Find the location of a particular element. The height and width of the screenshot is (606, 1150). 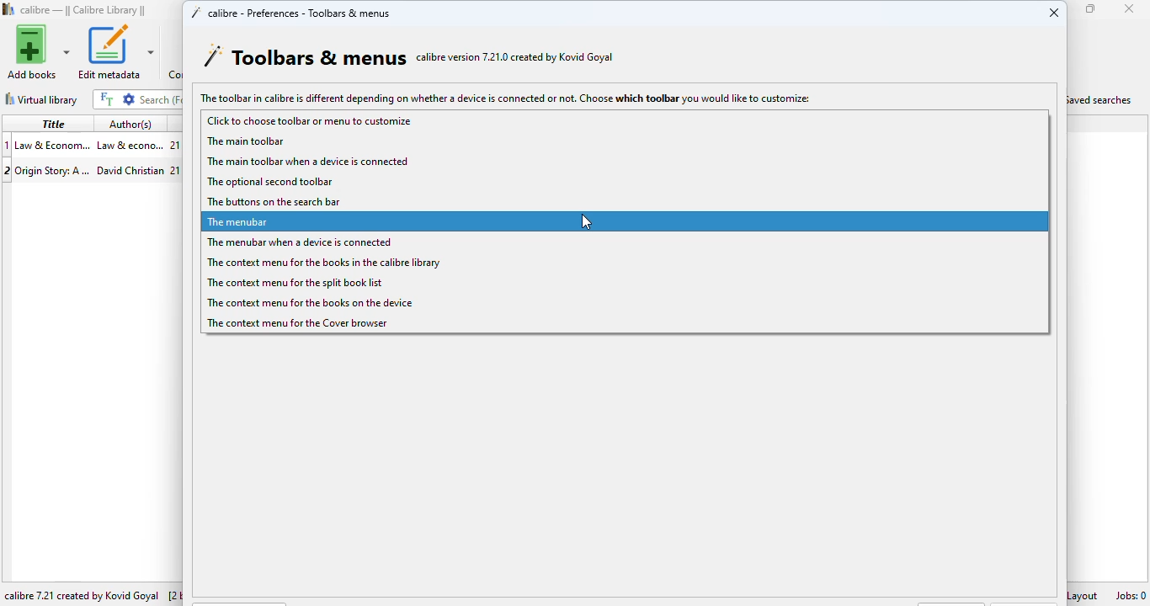

click to choose toolbar or menu to customize is located at coordinates (323, 120).